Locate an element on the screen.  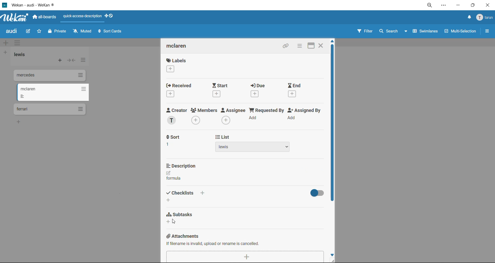
muted is located at coordinates (83, 31).